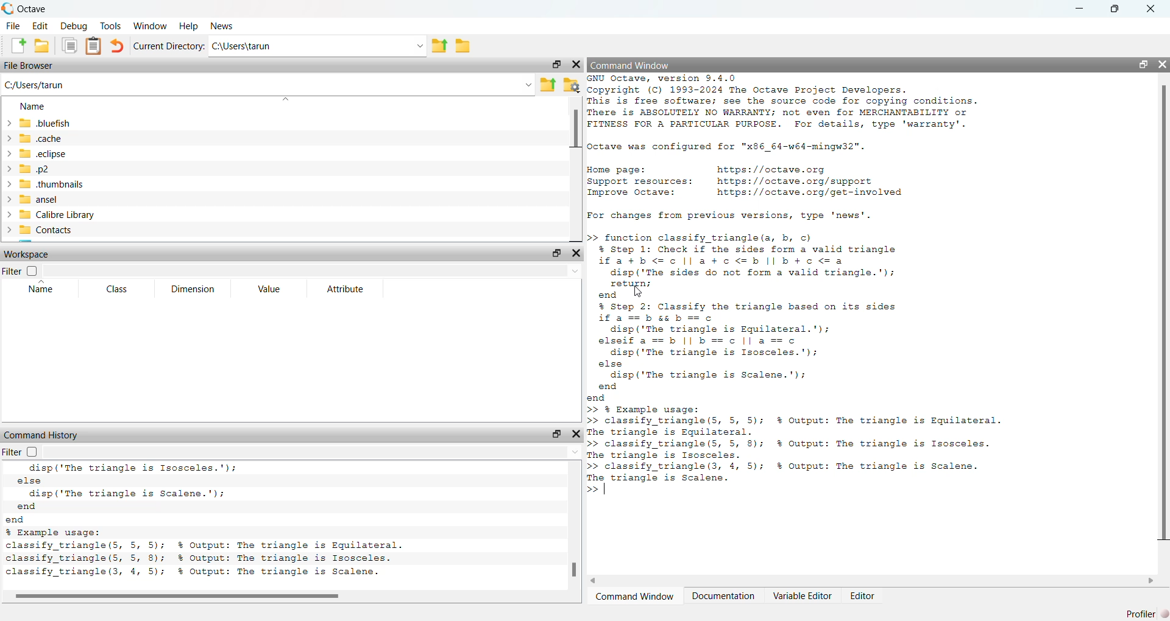  I want to click on filter input field, so click(314, 272).